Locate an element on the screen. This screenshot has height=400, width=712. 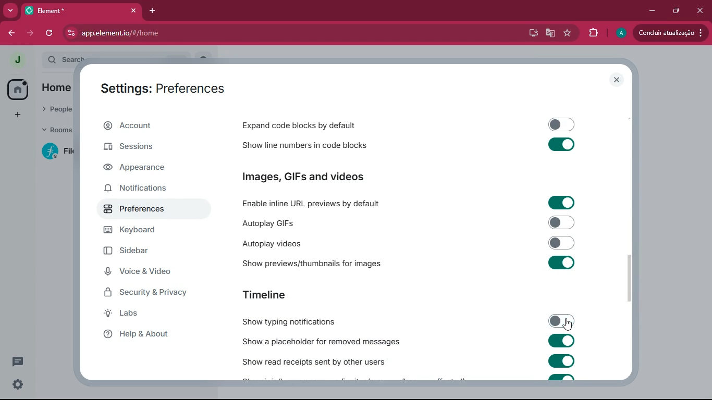
tab is located at coordinates (68, 10).